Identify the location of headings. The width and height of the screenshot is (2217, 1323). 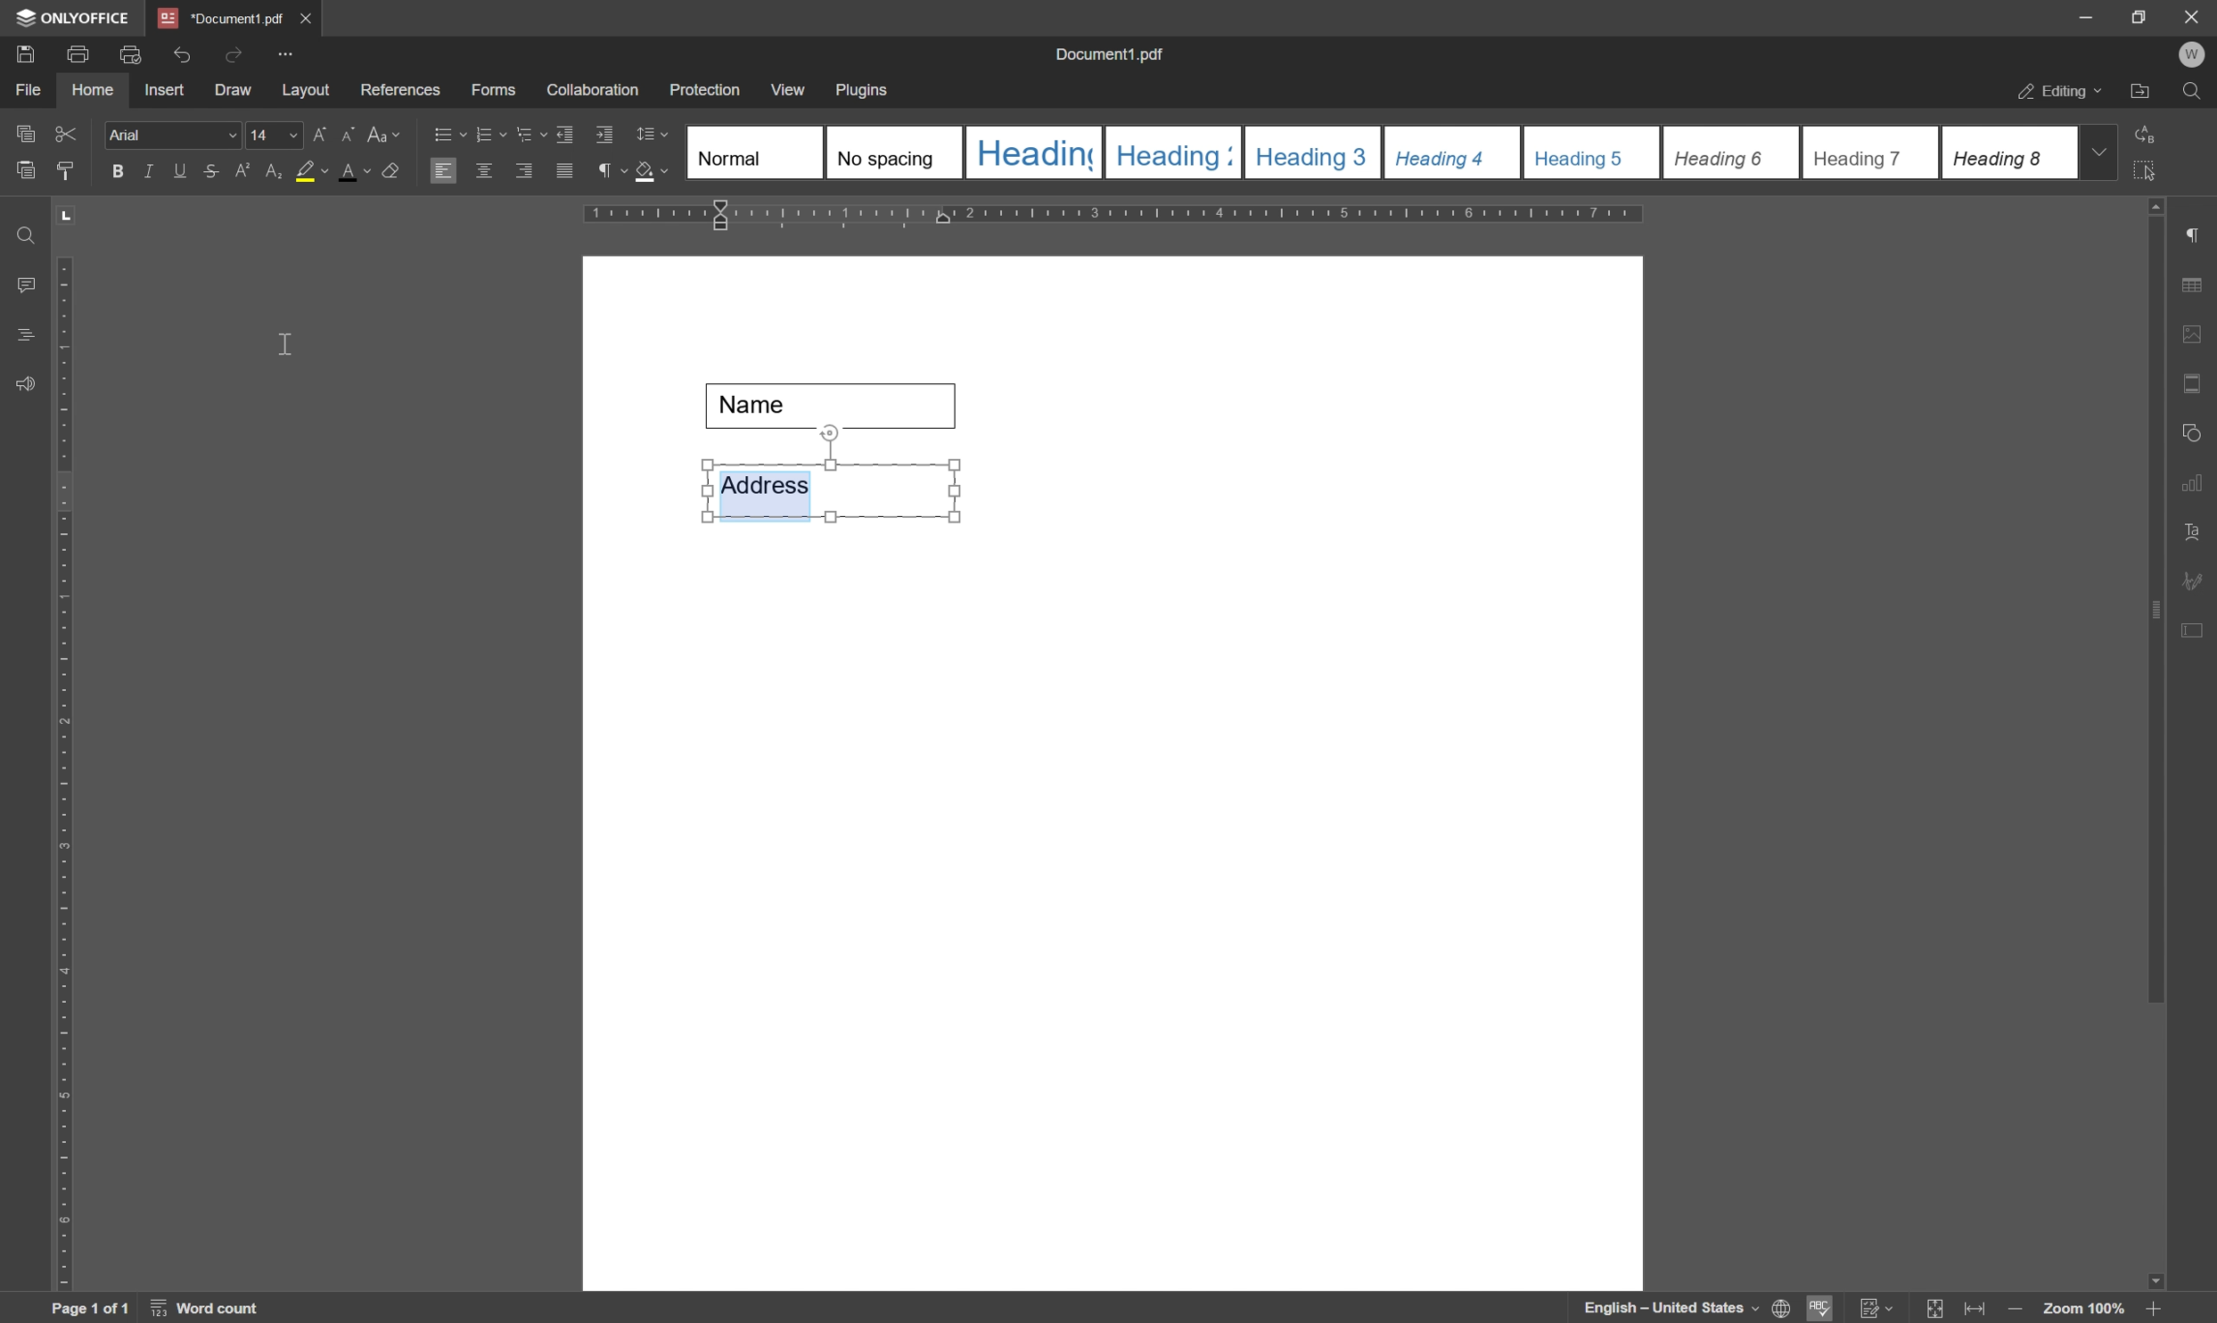
(20, 335).